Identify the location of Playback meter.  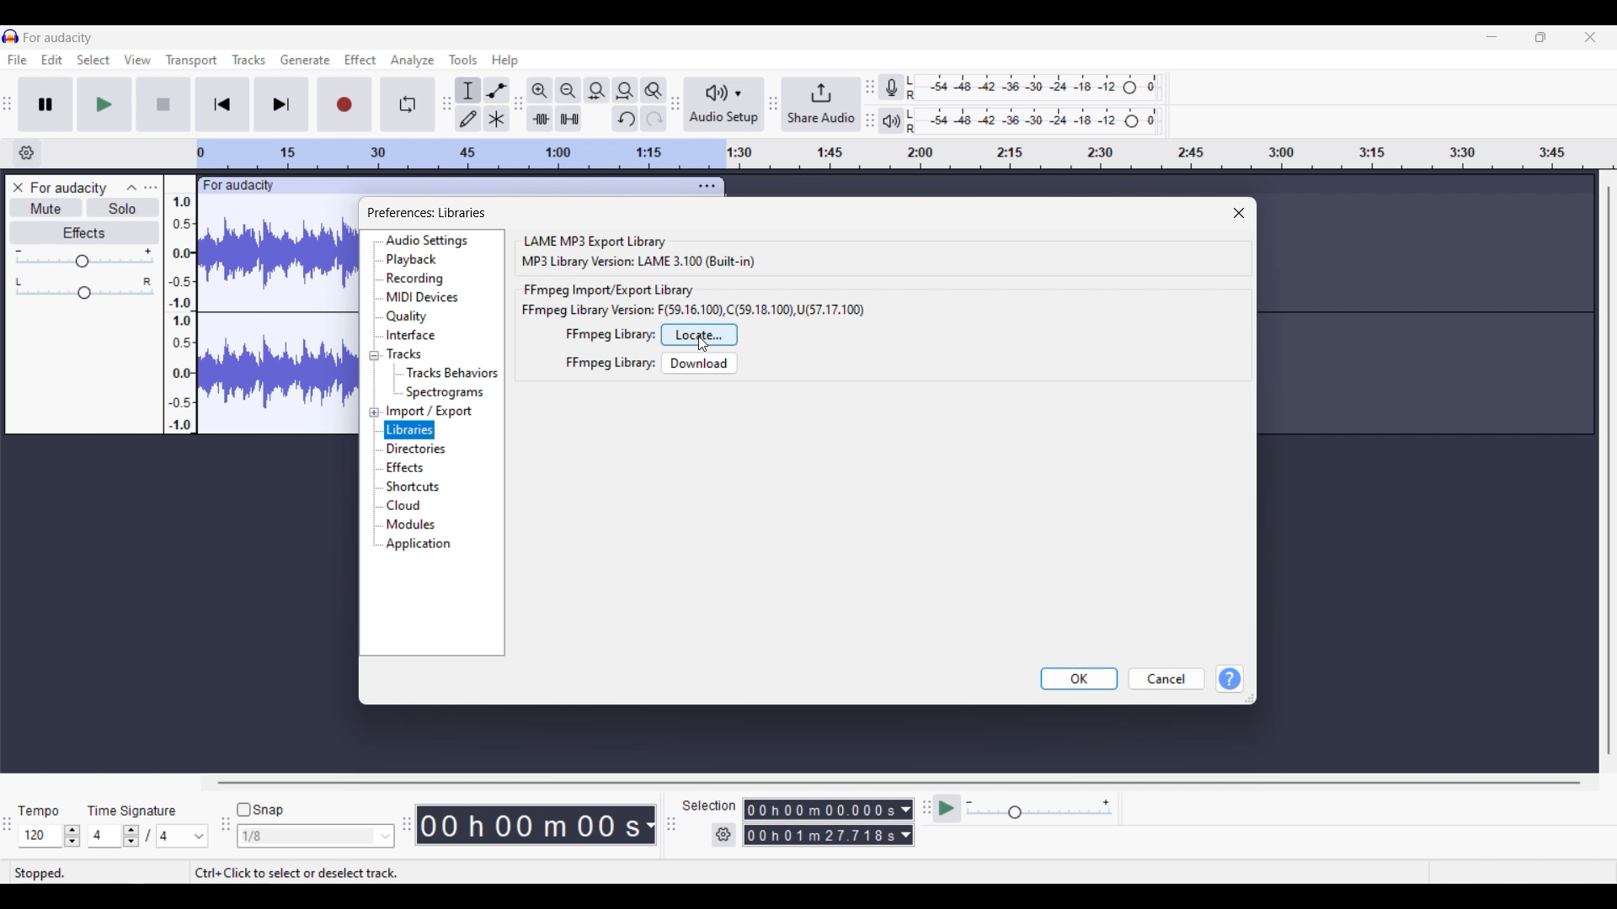
(892, 120).